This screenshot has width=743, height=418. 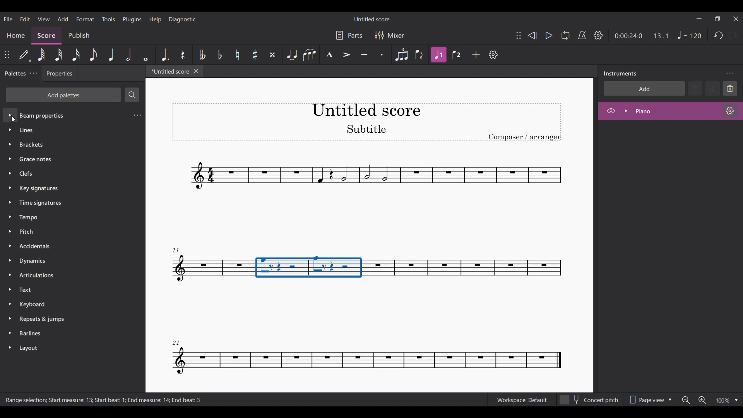 I want to click on Tie, so click(x=292, y=55).